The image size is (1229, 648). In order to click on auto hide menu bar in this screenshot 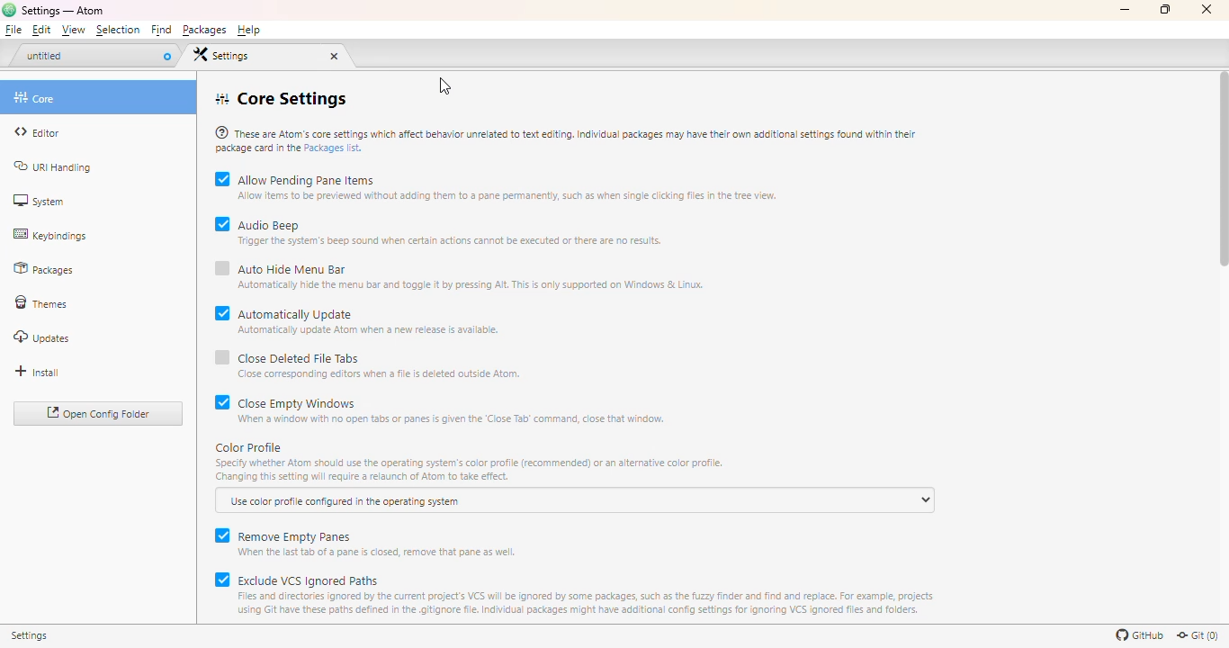, I will do `click(472, 274)`.